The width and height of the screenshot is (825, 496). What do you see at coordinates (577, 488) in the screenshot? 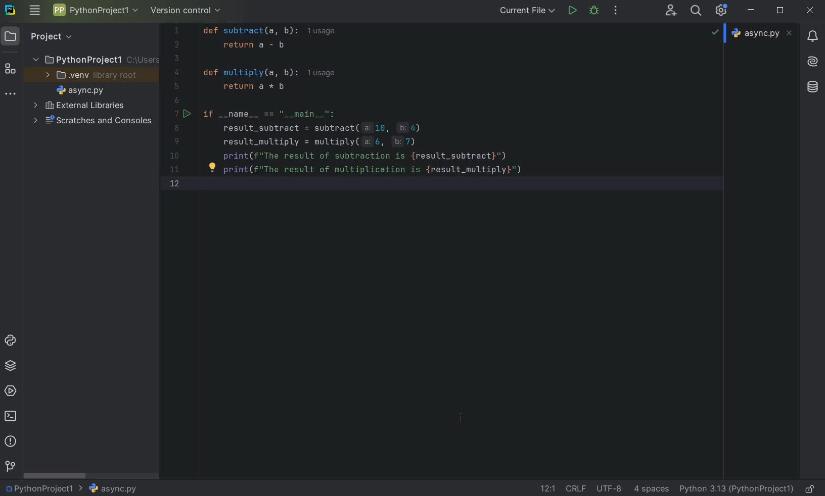
I see `LINE SEPARATOR` at bounding box center [577, 488].